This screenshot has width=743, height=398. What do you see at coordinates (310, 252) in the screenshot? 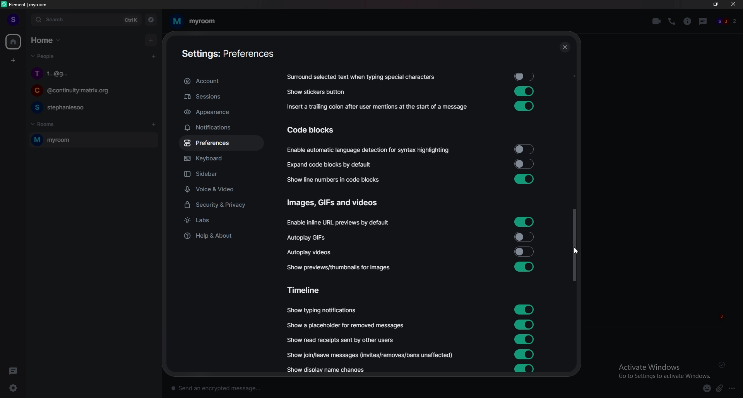
I see `autoplay videos` at bounding box center [310, 252].